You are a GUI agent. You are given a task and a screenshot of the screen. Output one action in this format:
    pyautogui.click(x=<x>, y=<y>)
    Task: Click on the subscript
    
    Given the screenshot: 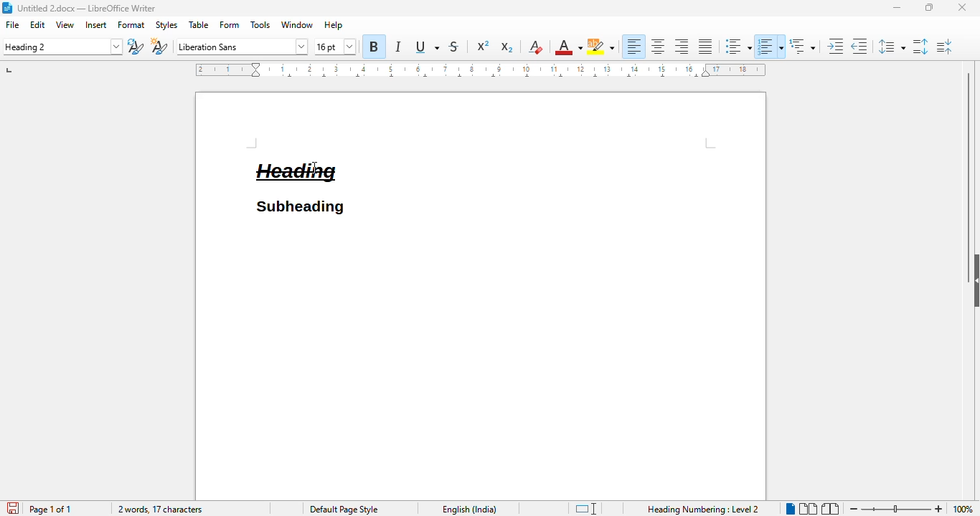 What is the action you would take?
    pyautogui.click(x=506, y=47)
    